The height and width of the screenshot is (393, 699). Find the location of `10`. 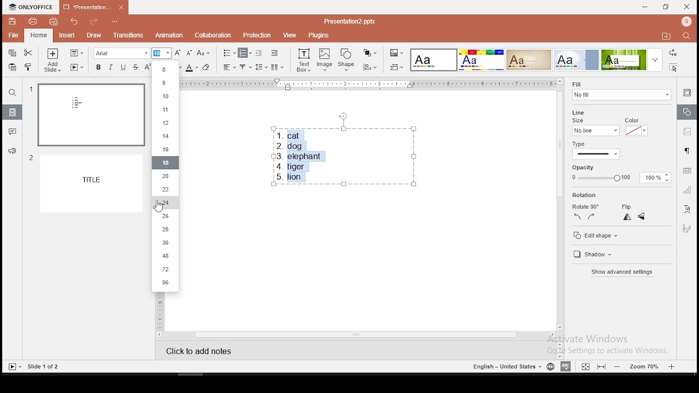

10 is located at coordinates (166, 97).